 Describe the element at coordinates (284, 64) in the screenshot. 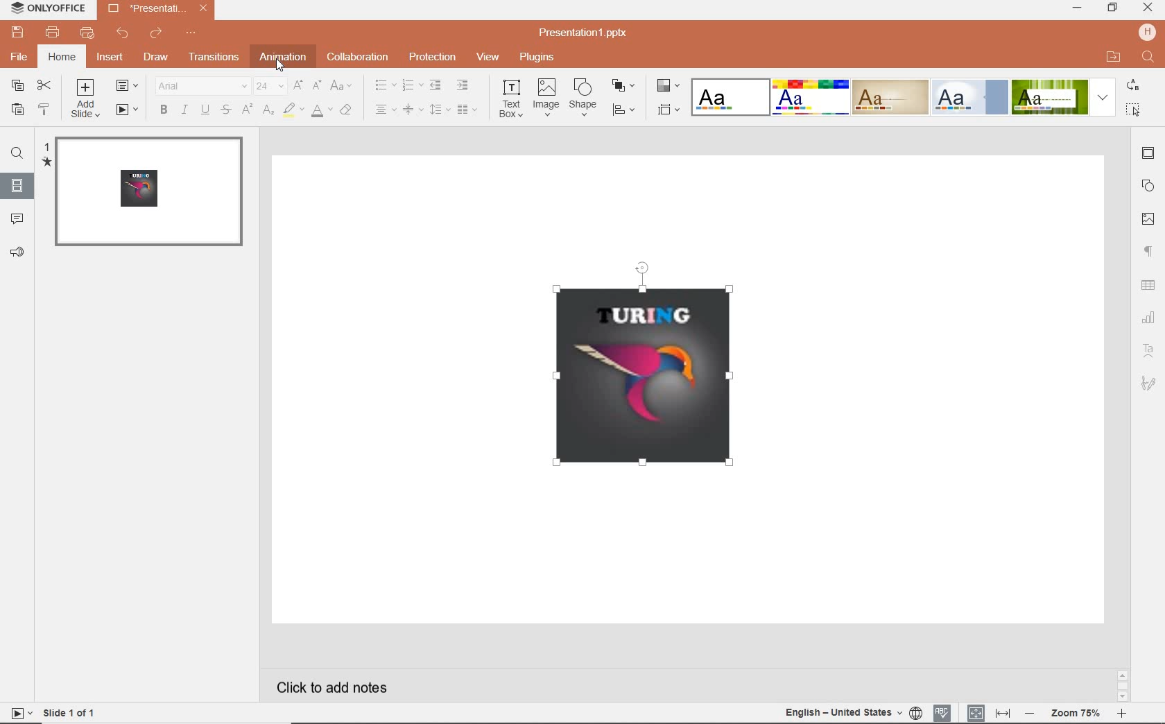

I see `cursor` at that location.